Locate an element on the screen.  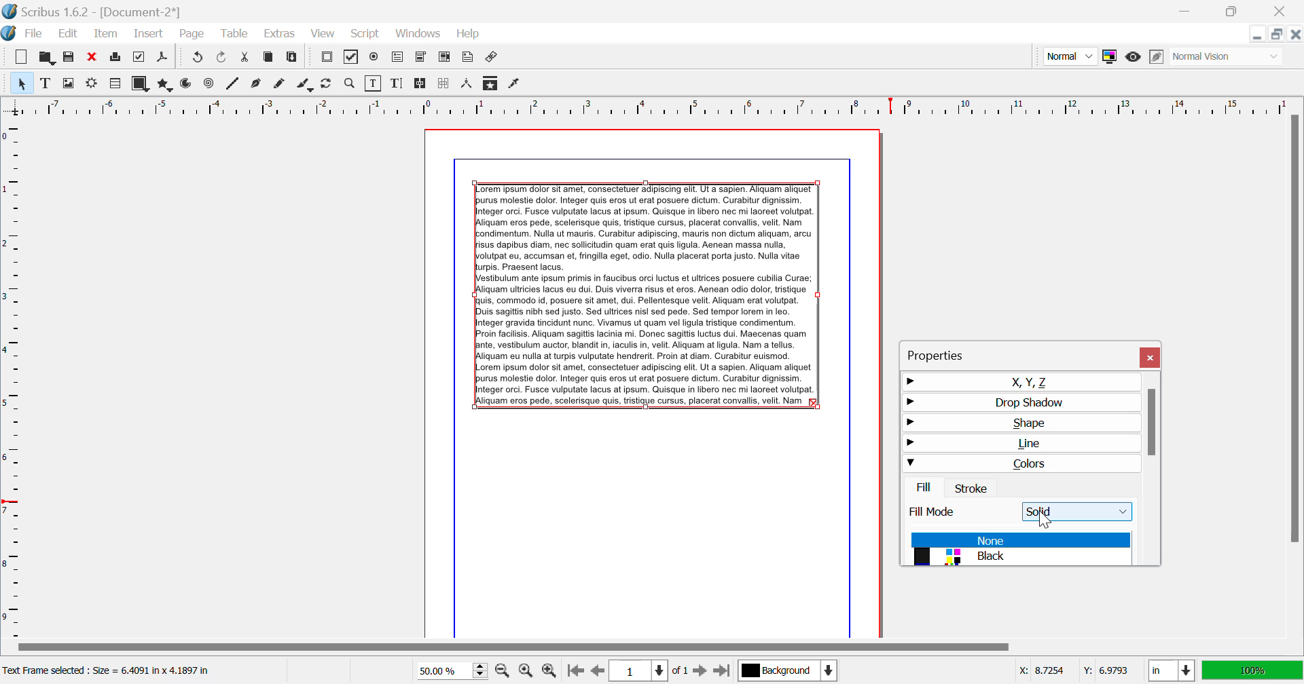
Zoom In is located at coordinates (550, 671).